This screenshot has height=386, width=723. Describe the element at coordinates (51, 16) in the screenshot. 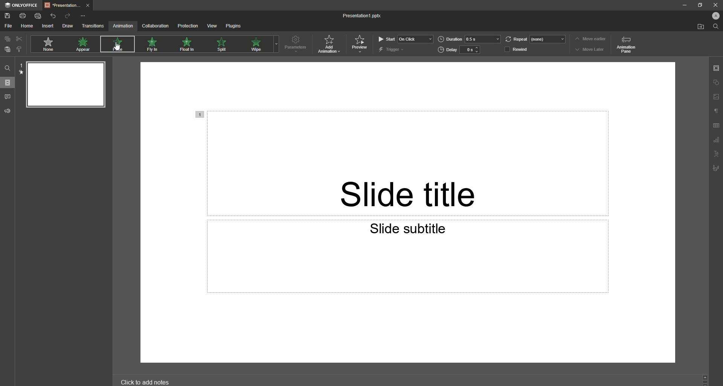

I see `Undo` at that location.